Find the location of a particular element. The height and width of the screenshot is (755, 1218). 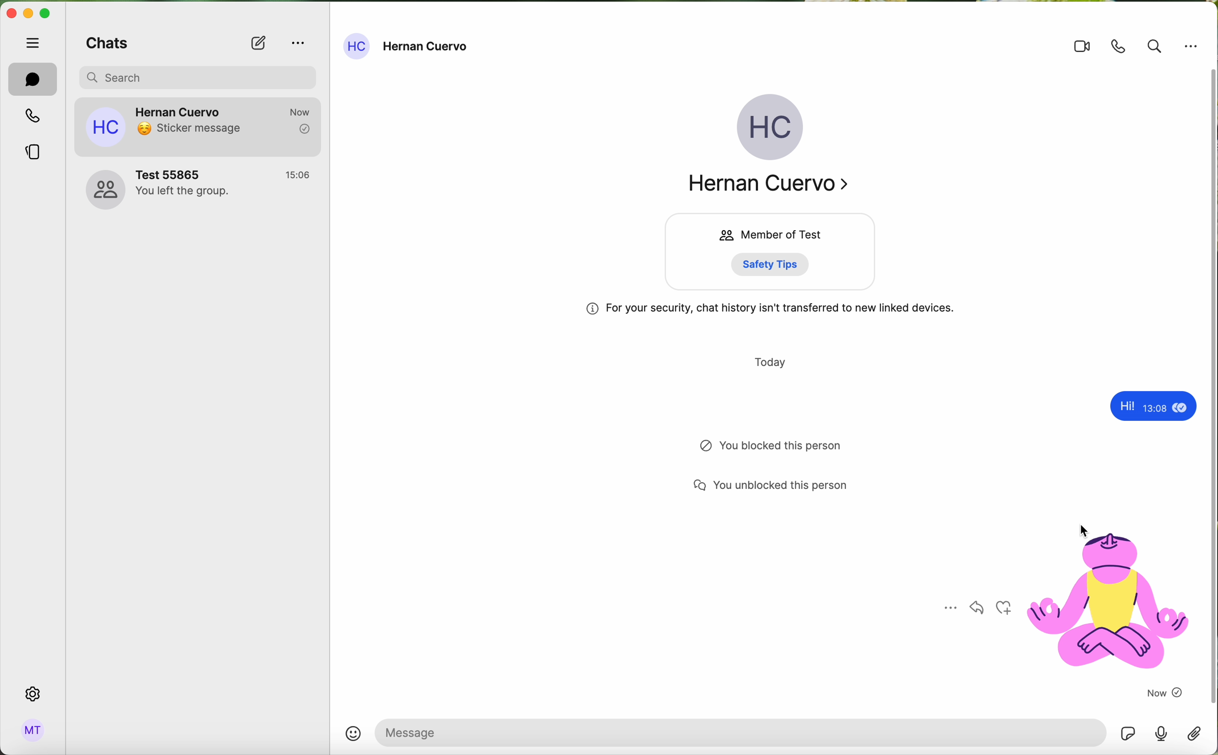

search bar is located at coordinates (205, 76).